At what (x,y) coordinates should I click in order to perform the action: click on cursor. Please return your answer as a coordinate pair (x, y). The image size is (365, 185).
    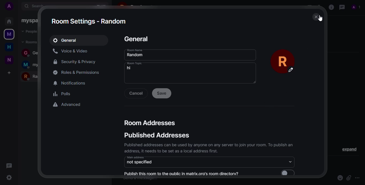
    Looking at the image, I should click on (320, 18).